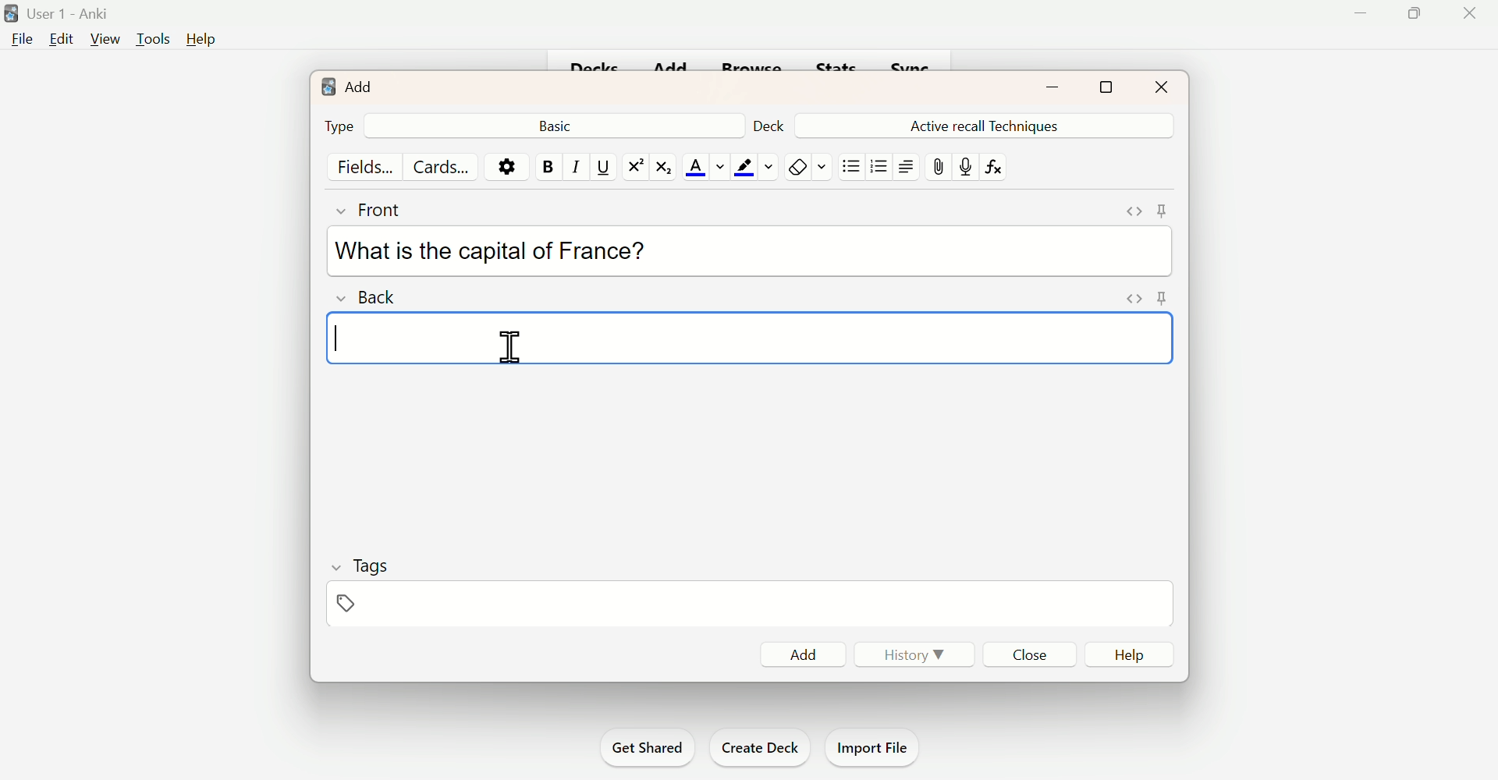 The width and height of the screenshot is (1498, 780). Describe the element at coordinates (60, 39) in the screenshot. I see `Edit` at that location.